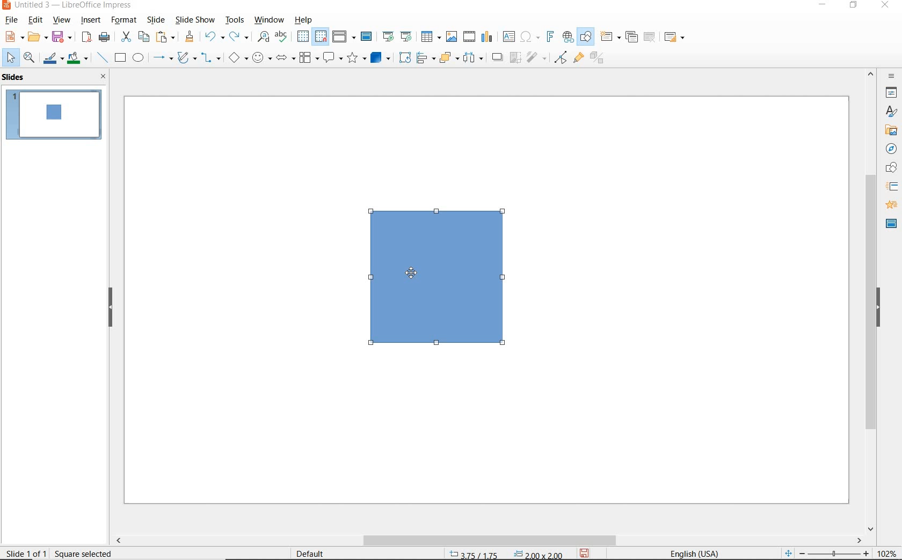 Image resolution: width=902 pixels, height=560 pixels. What do you see at coordinates (887, 551) in the screenshot?
I see `zoom factor` at bounding box center [887, 551].